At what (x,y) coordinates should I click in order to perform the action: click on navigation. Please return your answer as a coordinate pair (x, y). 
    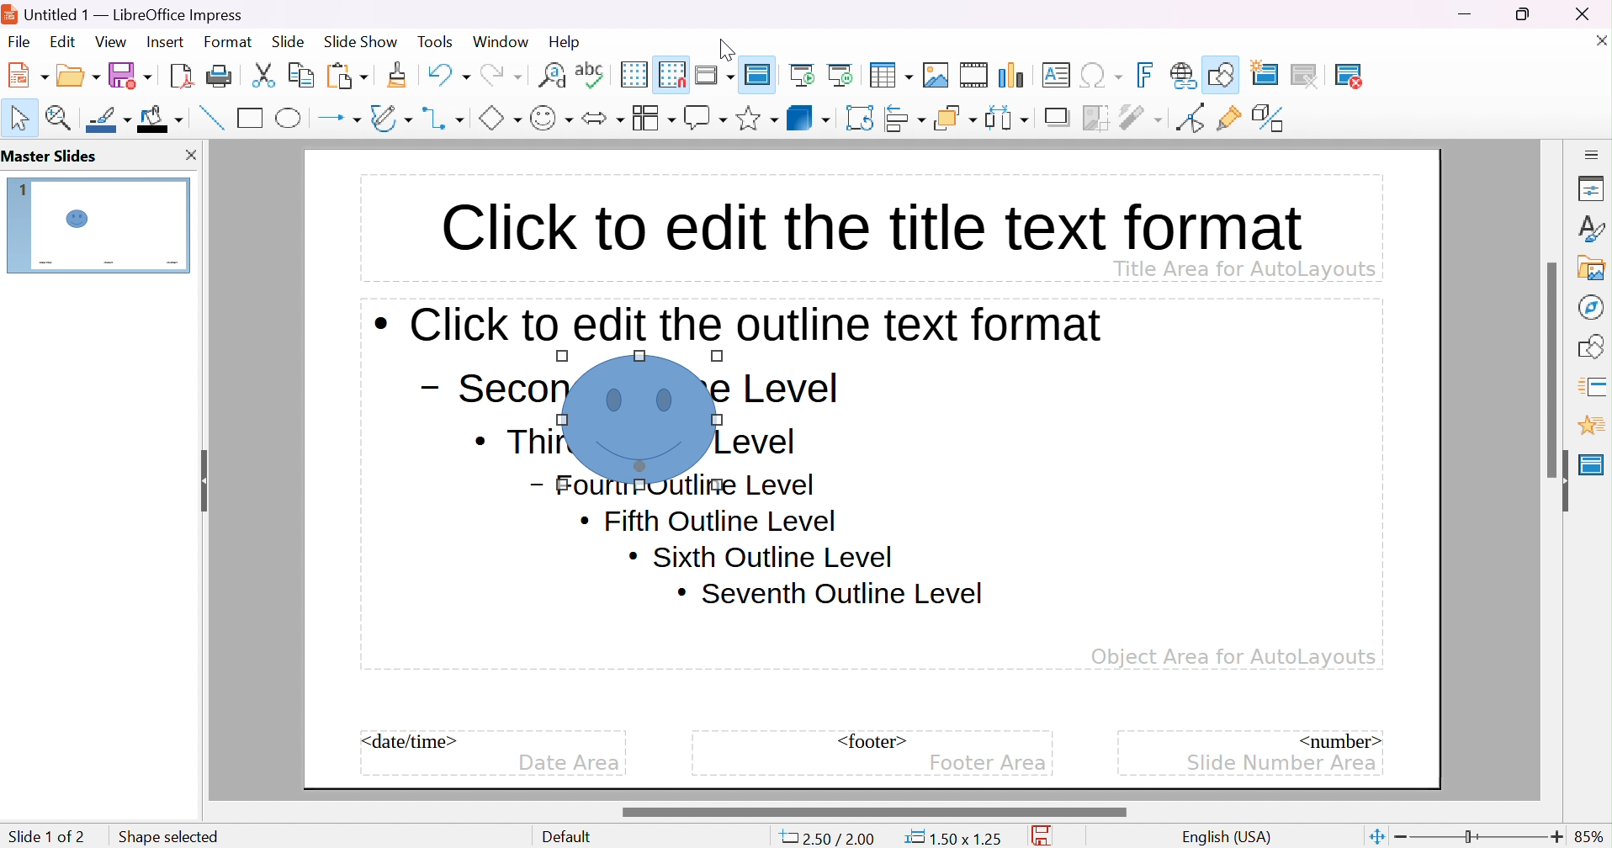
    Looking at the image, I should click on (1589, 306).